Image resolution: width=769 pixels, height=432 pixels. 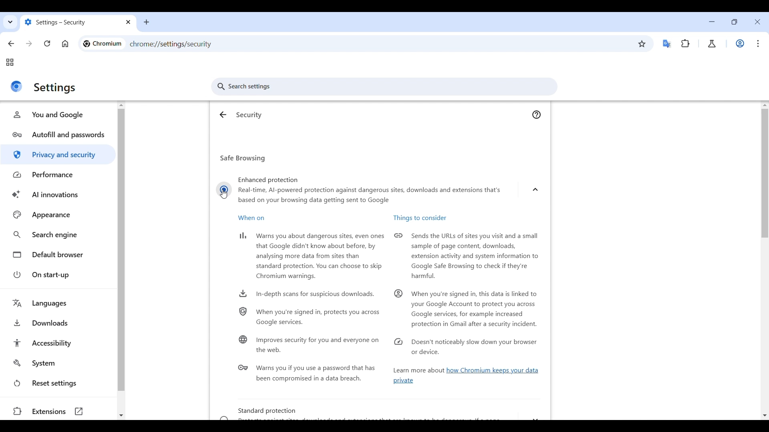 I want to click on Logo of current site, so click(x=16, y=87).